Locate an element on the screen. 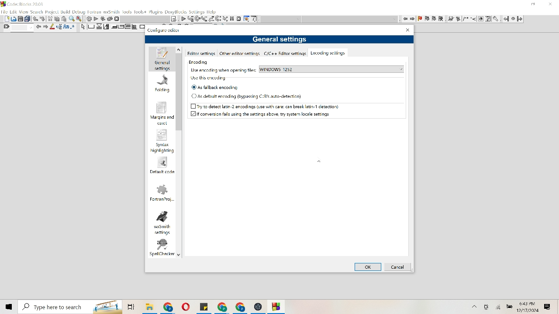  Cancel is located at coordinates (398, 267).